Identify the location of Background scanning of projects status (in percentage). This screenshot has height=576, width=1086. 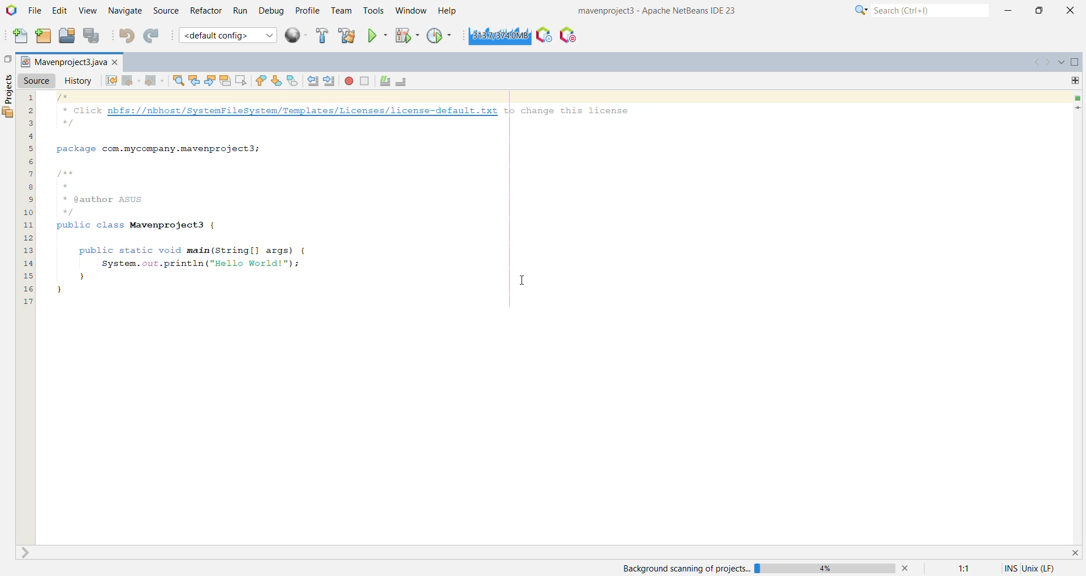
(763, 567).